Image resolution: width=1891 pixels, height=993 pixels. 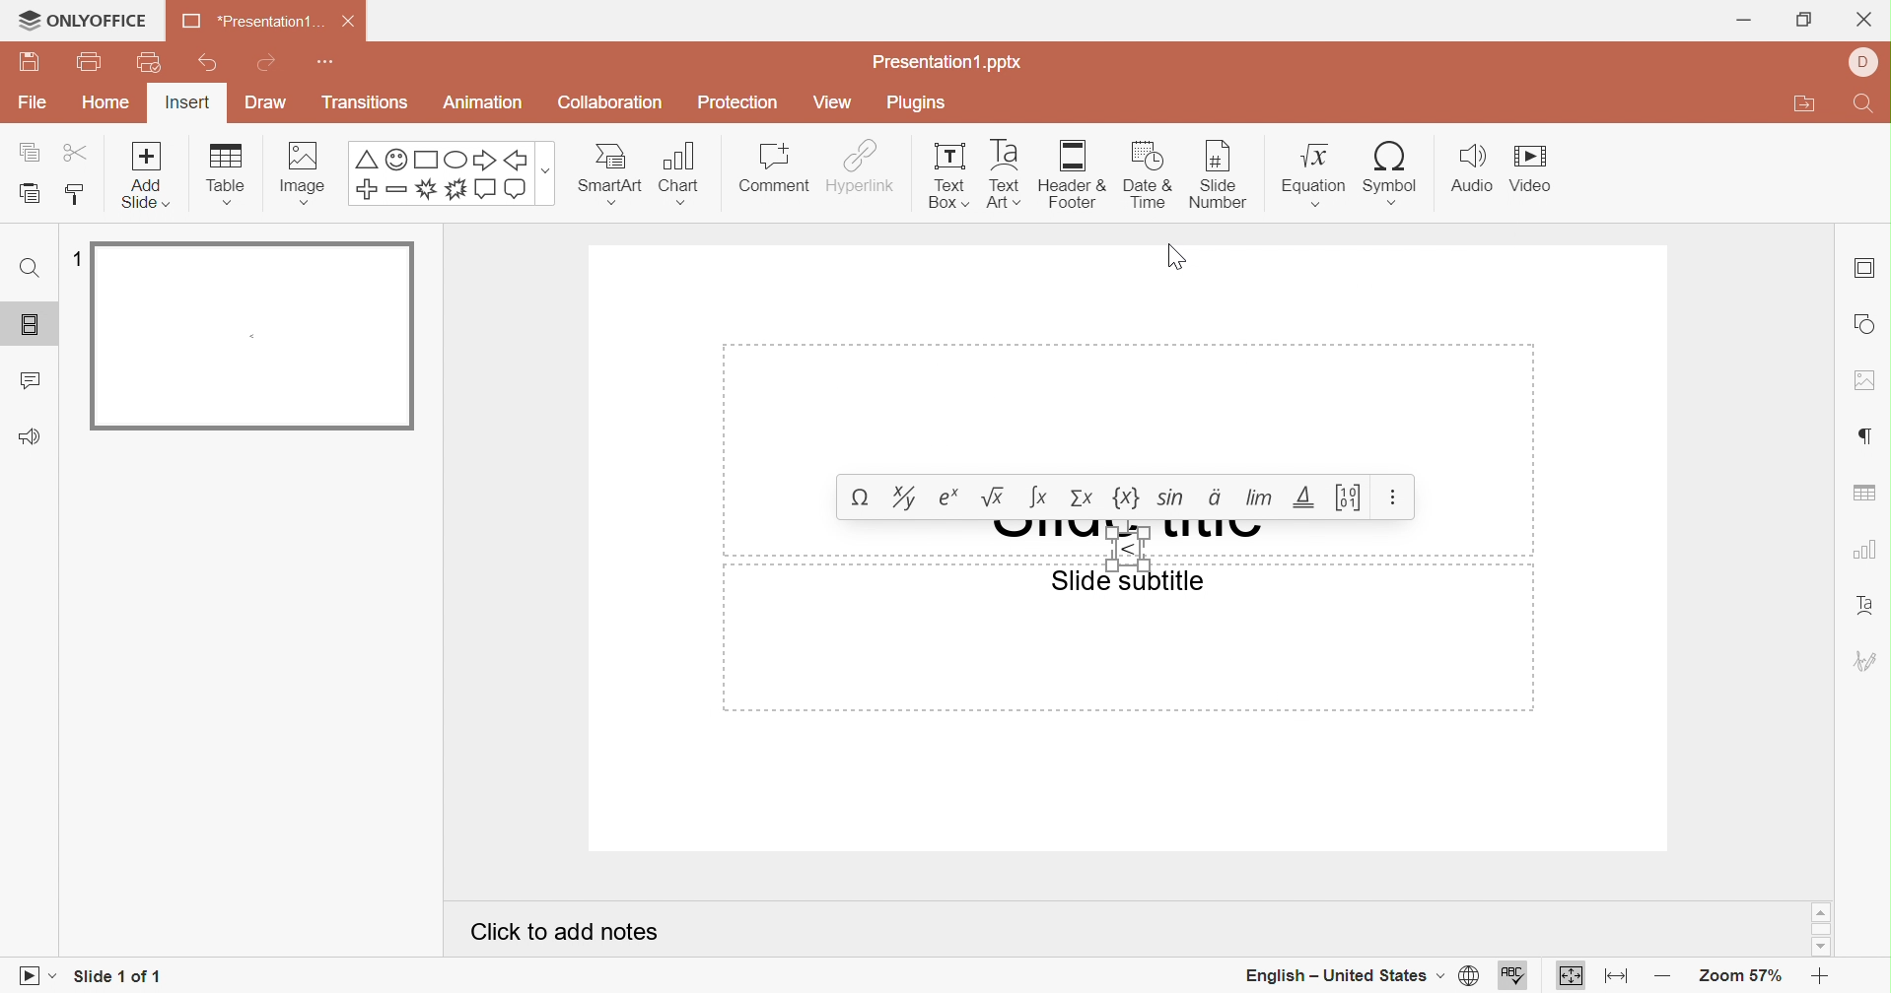 I want to click on Insert, so click(x=188, y=102).